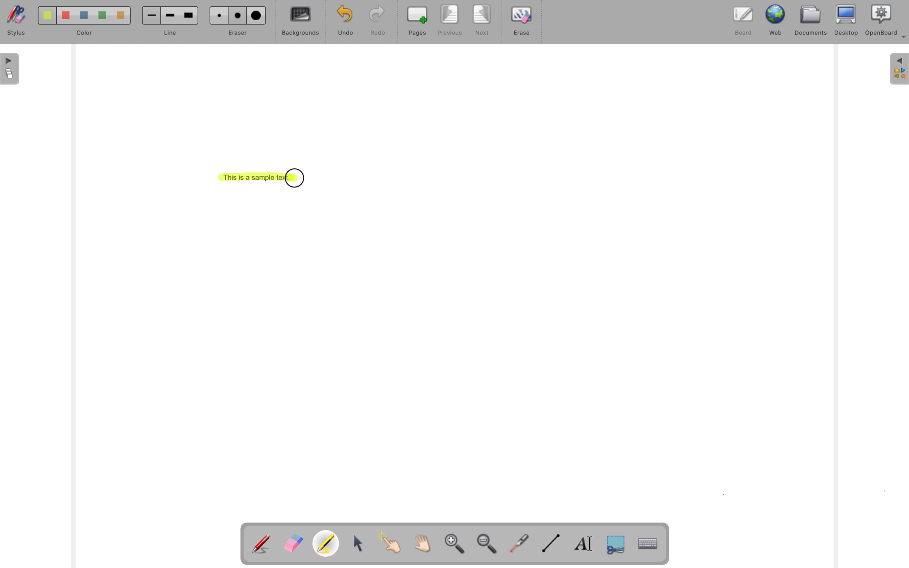  What do you see at coordinates (16, 21) in the screenshot?
I see `stylus` at bounding box center [16, 21].